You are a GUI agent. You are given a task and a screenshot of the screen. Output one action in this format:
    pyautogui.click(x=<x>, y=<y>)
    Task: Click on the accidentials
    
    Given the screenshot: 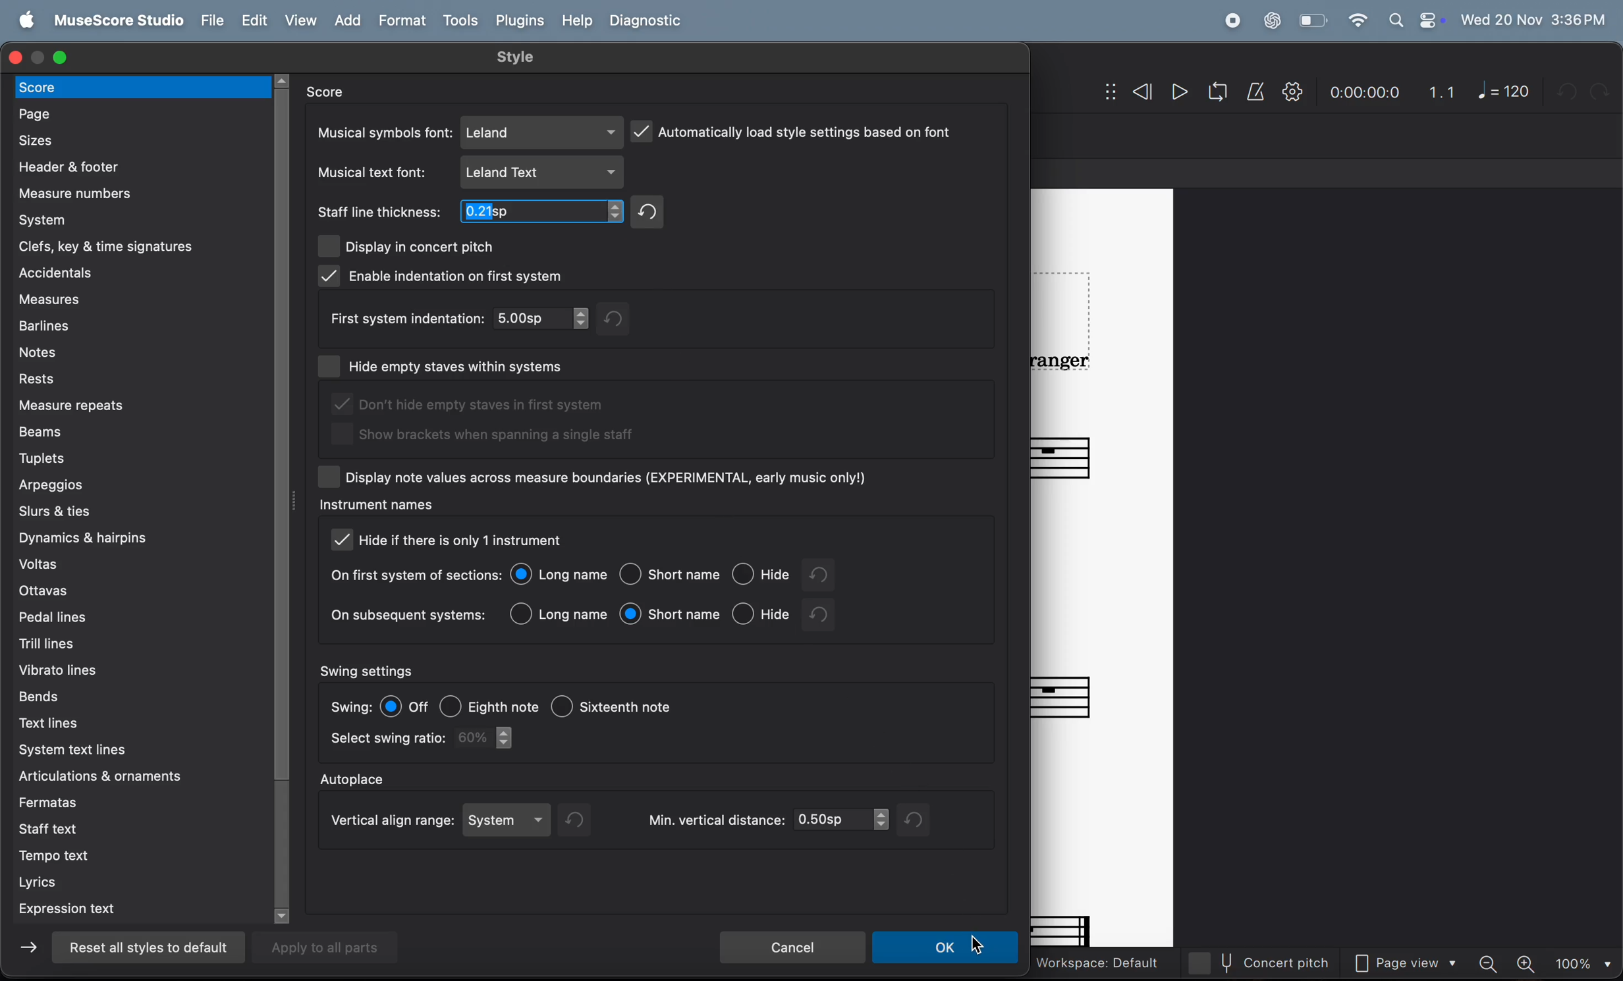 What is the action you would take?
    pyautogui.click(x=128, y=273)
    